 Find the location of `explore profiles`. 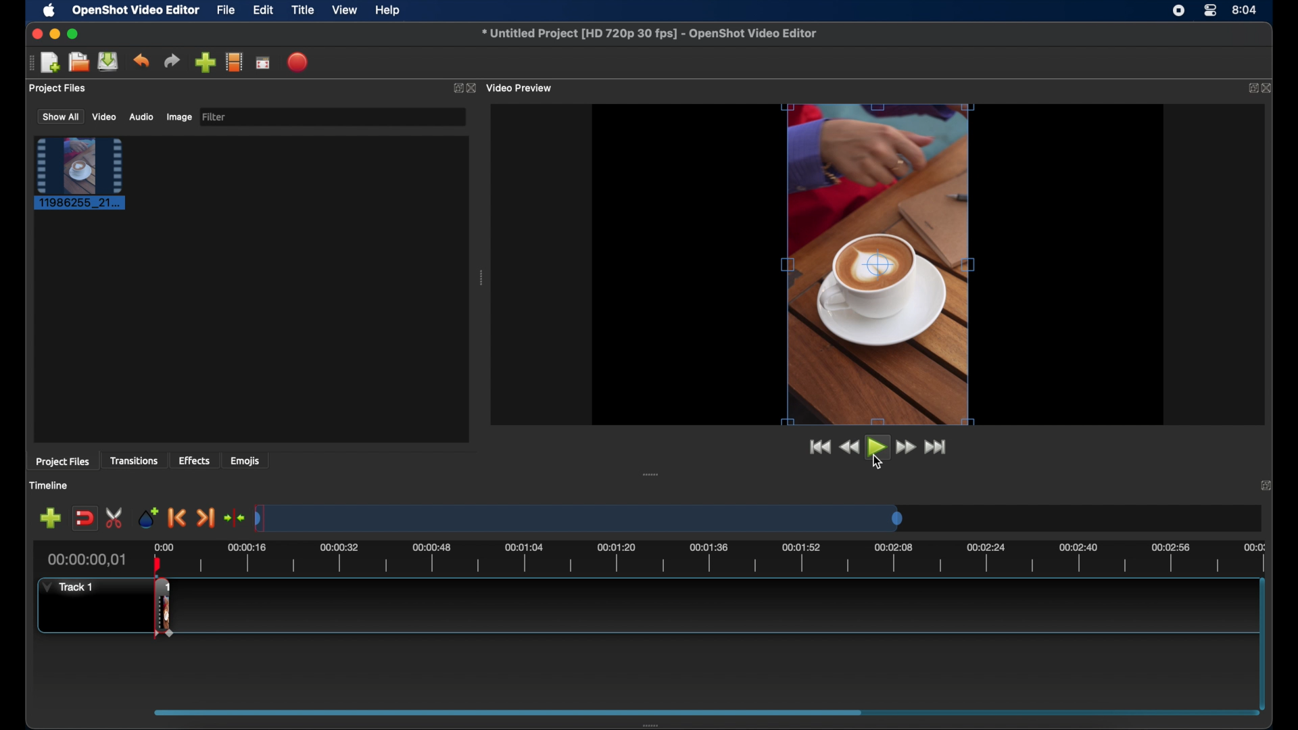

explore profiles is located at coordinates (234, 63).